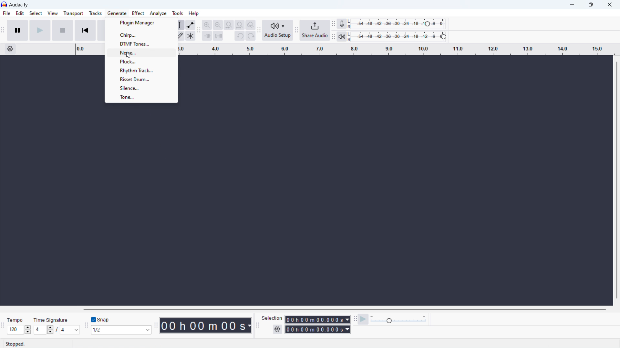 The width and height of the screenshot is (620, 348). What do you see at coordinates (158, 13) in the screenshot?
I see `Analyze` at bounding box center [158, 13].